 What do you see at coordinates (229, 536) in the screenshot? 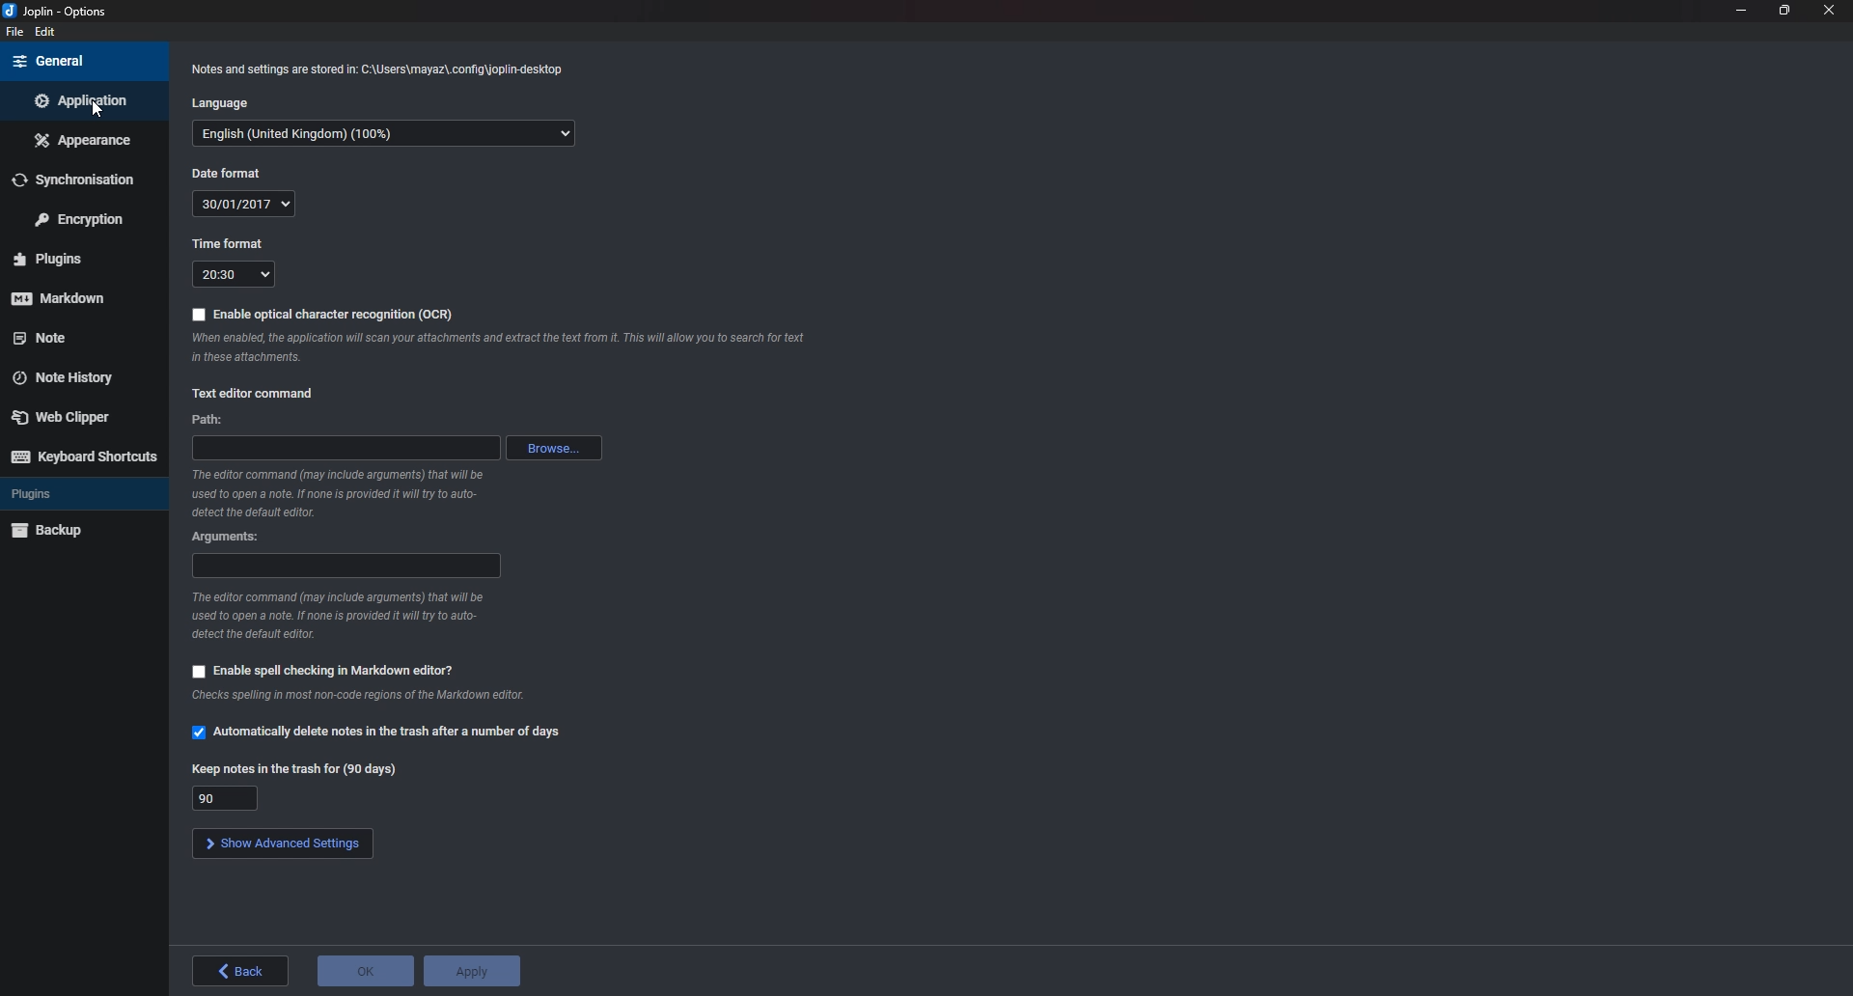
I see `Arguments` at bounding box center [229, 536].